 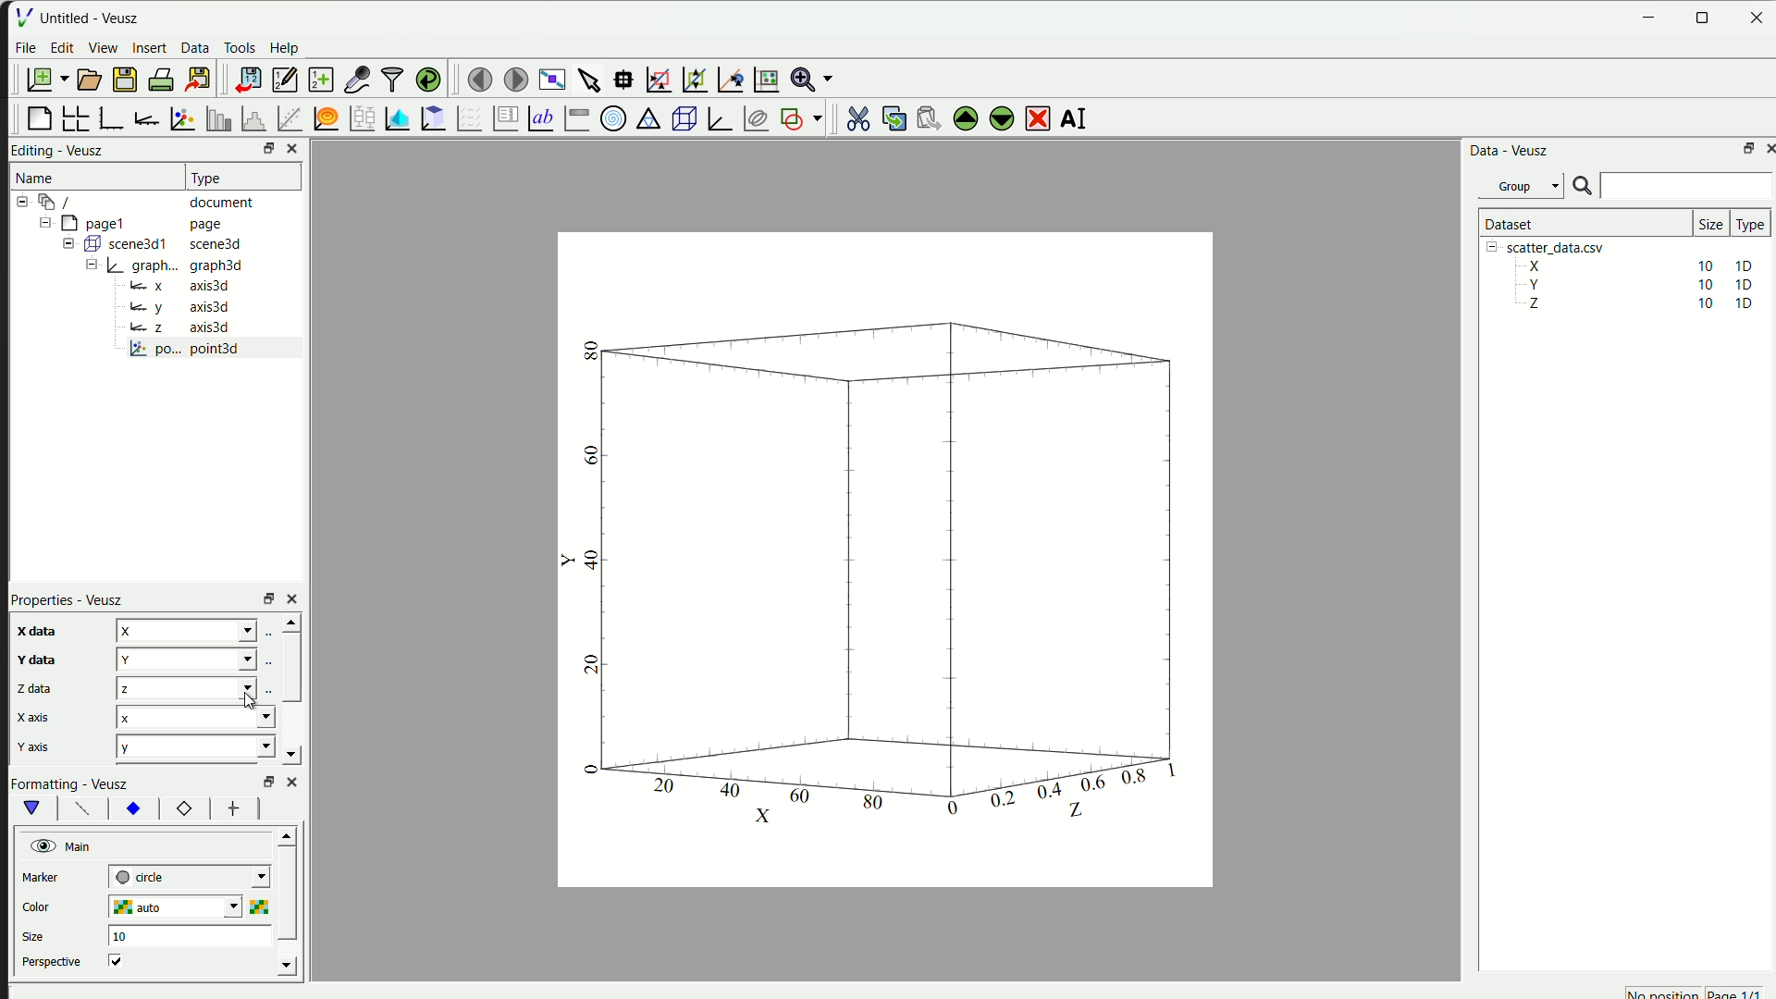 What do you see at coordinates (74, 117) in the screenshot?
I see `arrange graph in grid` at bounding box center [74, 117].